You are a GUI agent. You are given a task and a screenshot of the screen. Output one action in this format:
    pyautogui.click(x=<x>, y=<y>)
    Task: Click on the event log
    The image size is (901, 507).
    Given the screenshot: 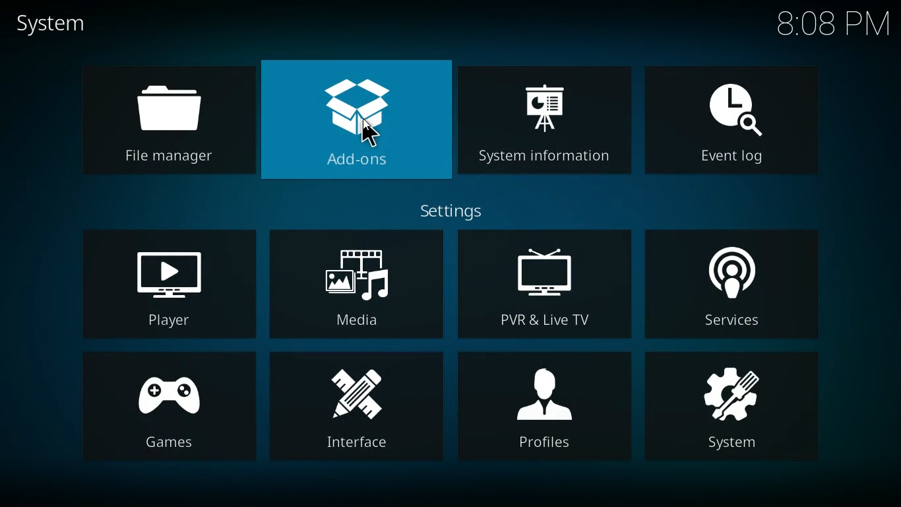 What is the action you would take?
    pyautogui.click(x=733, y=118)
    